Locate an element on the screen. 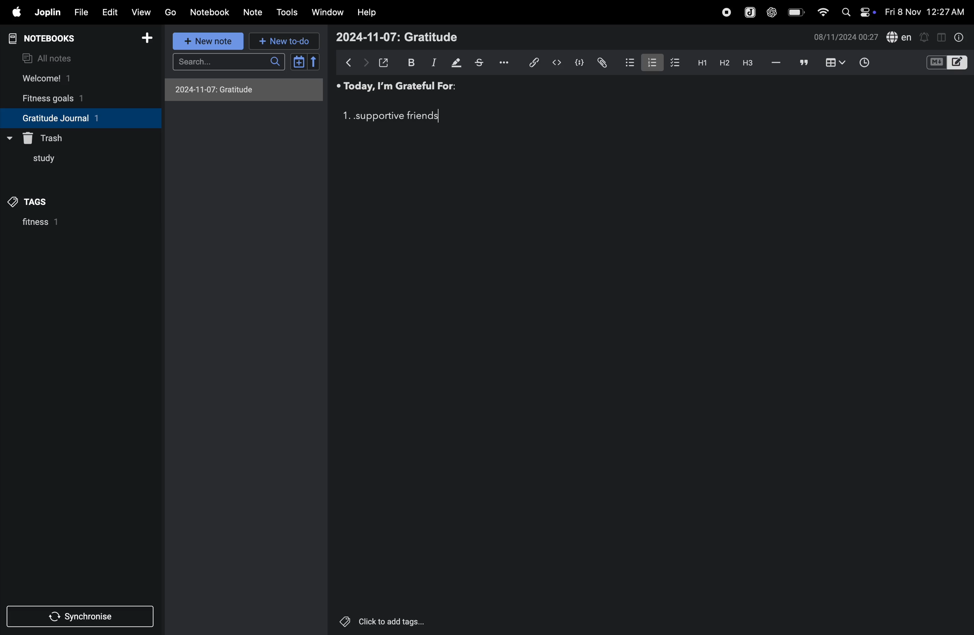 This screenshot has width=974, height=635. add notebook is located at coordinates (143, 38).